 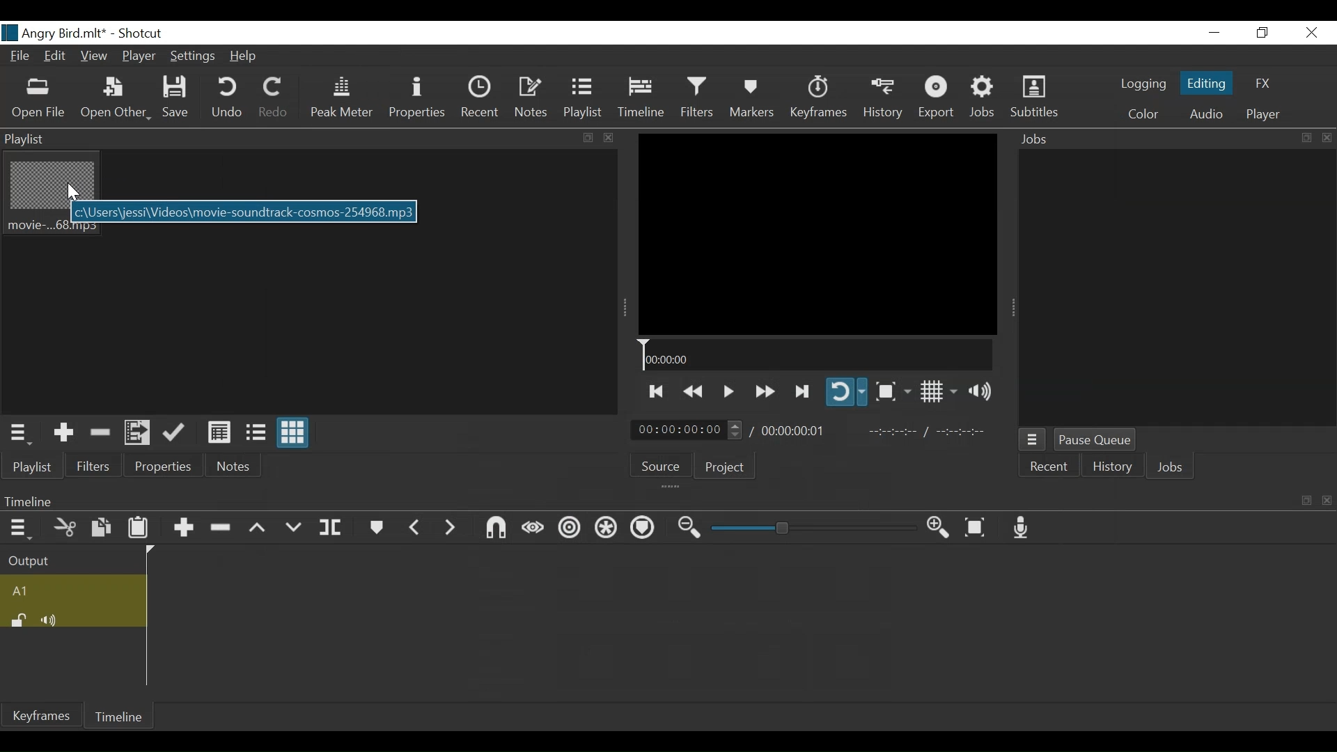 What do you see at coordinates (568, 528) in the screenshot?
I see `Ripple ` at bounding box center [568, 528].